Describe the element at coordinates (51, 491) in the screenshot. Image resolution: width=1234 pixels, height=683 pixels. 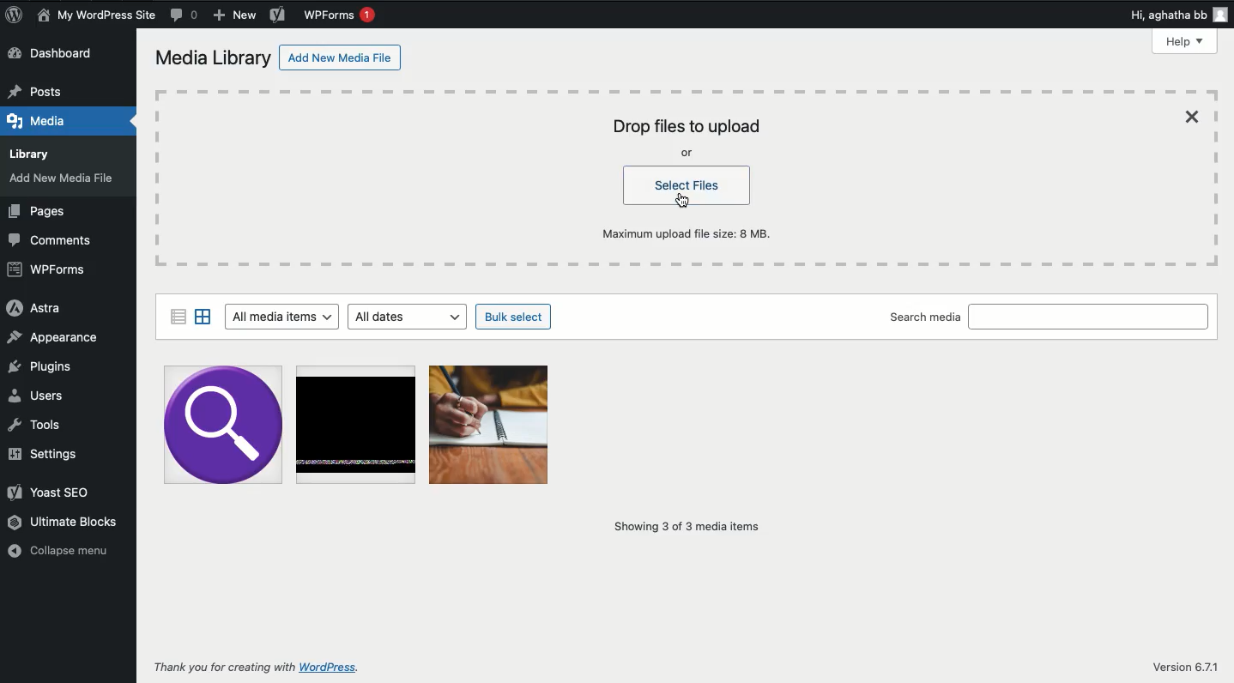
I see `Yoast SEO` at that location.